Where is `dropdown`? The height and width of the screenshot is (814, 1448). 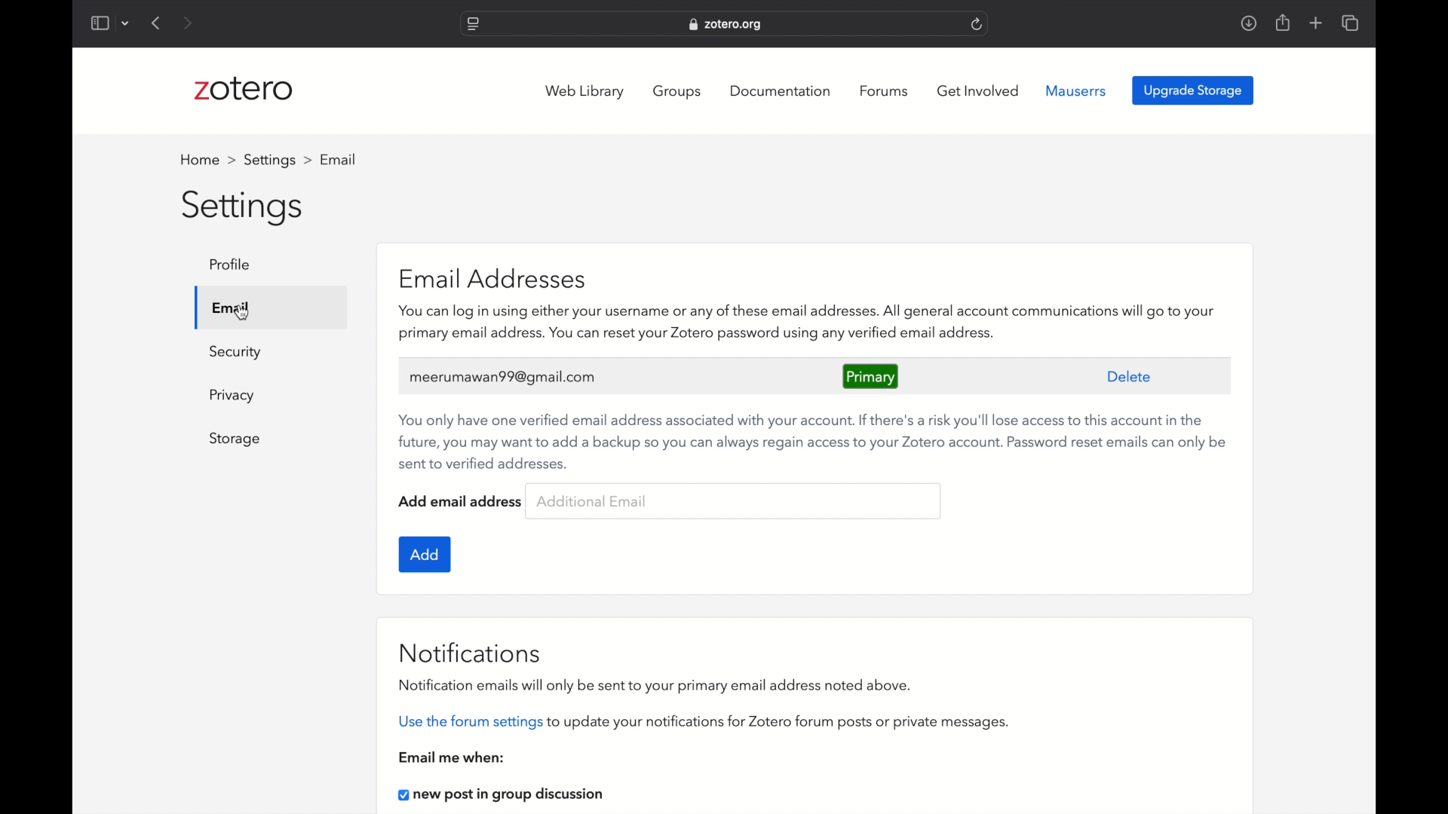
dropdown is located at coordinates (125, 23).